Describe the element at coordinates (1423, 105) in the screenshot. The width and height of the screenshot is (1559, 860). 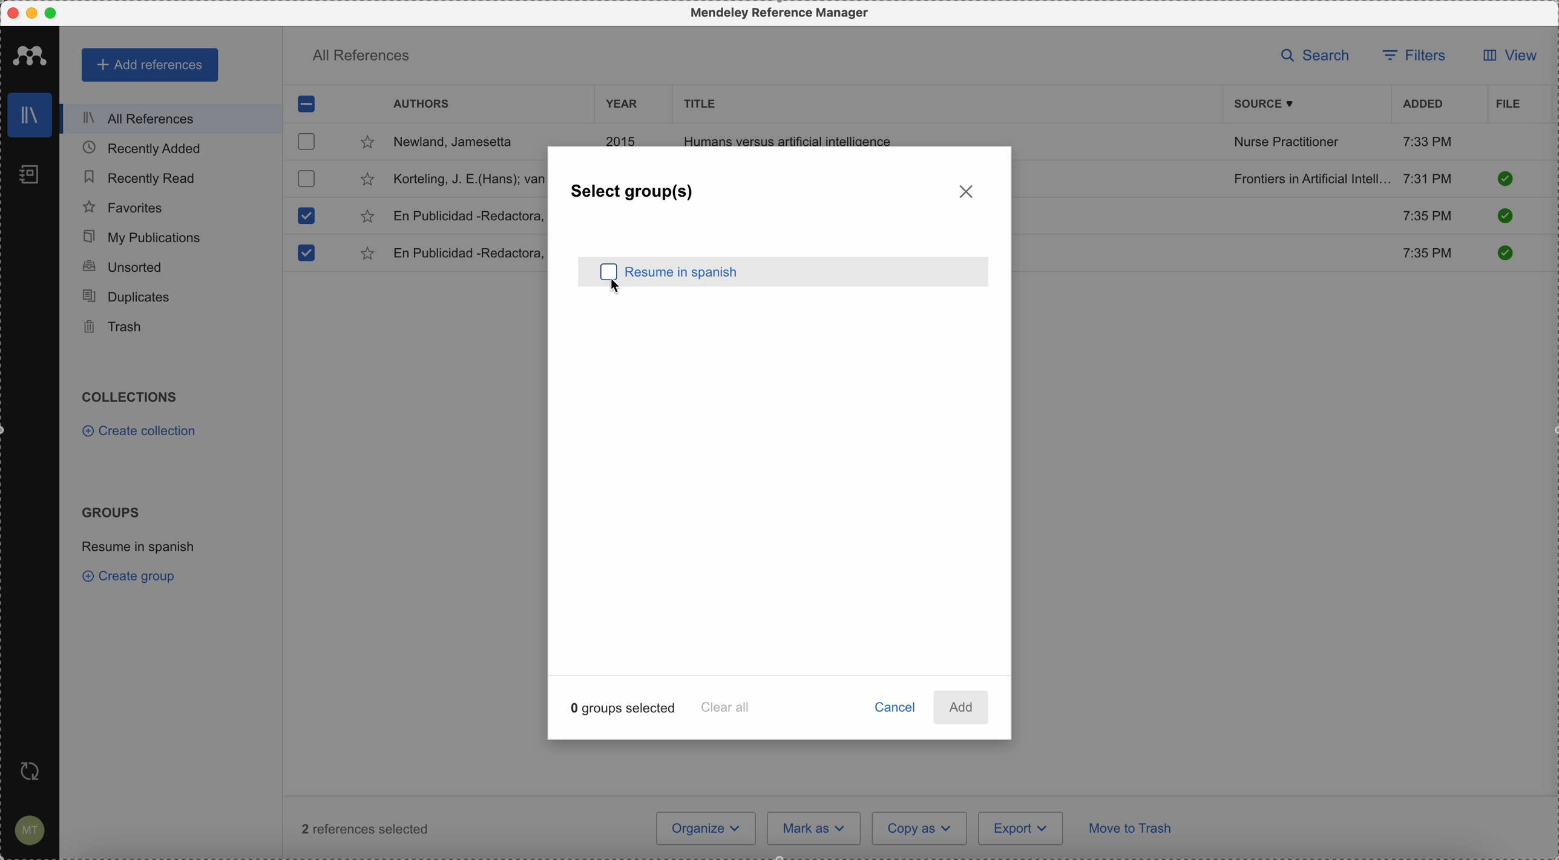
I see `added` at that location.